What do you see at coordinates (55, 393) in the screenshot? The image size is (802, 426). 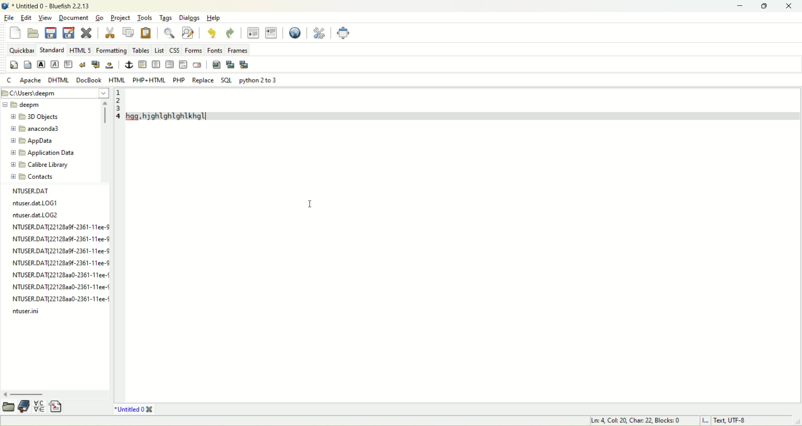 I see `scroll bar` at bounding box center [55, 393].